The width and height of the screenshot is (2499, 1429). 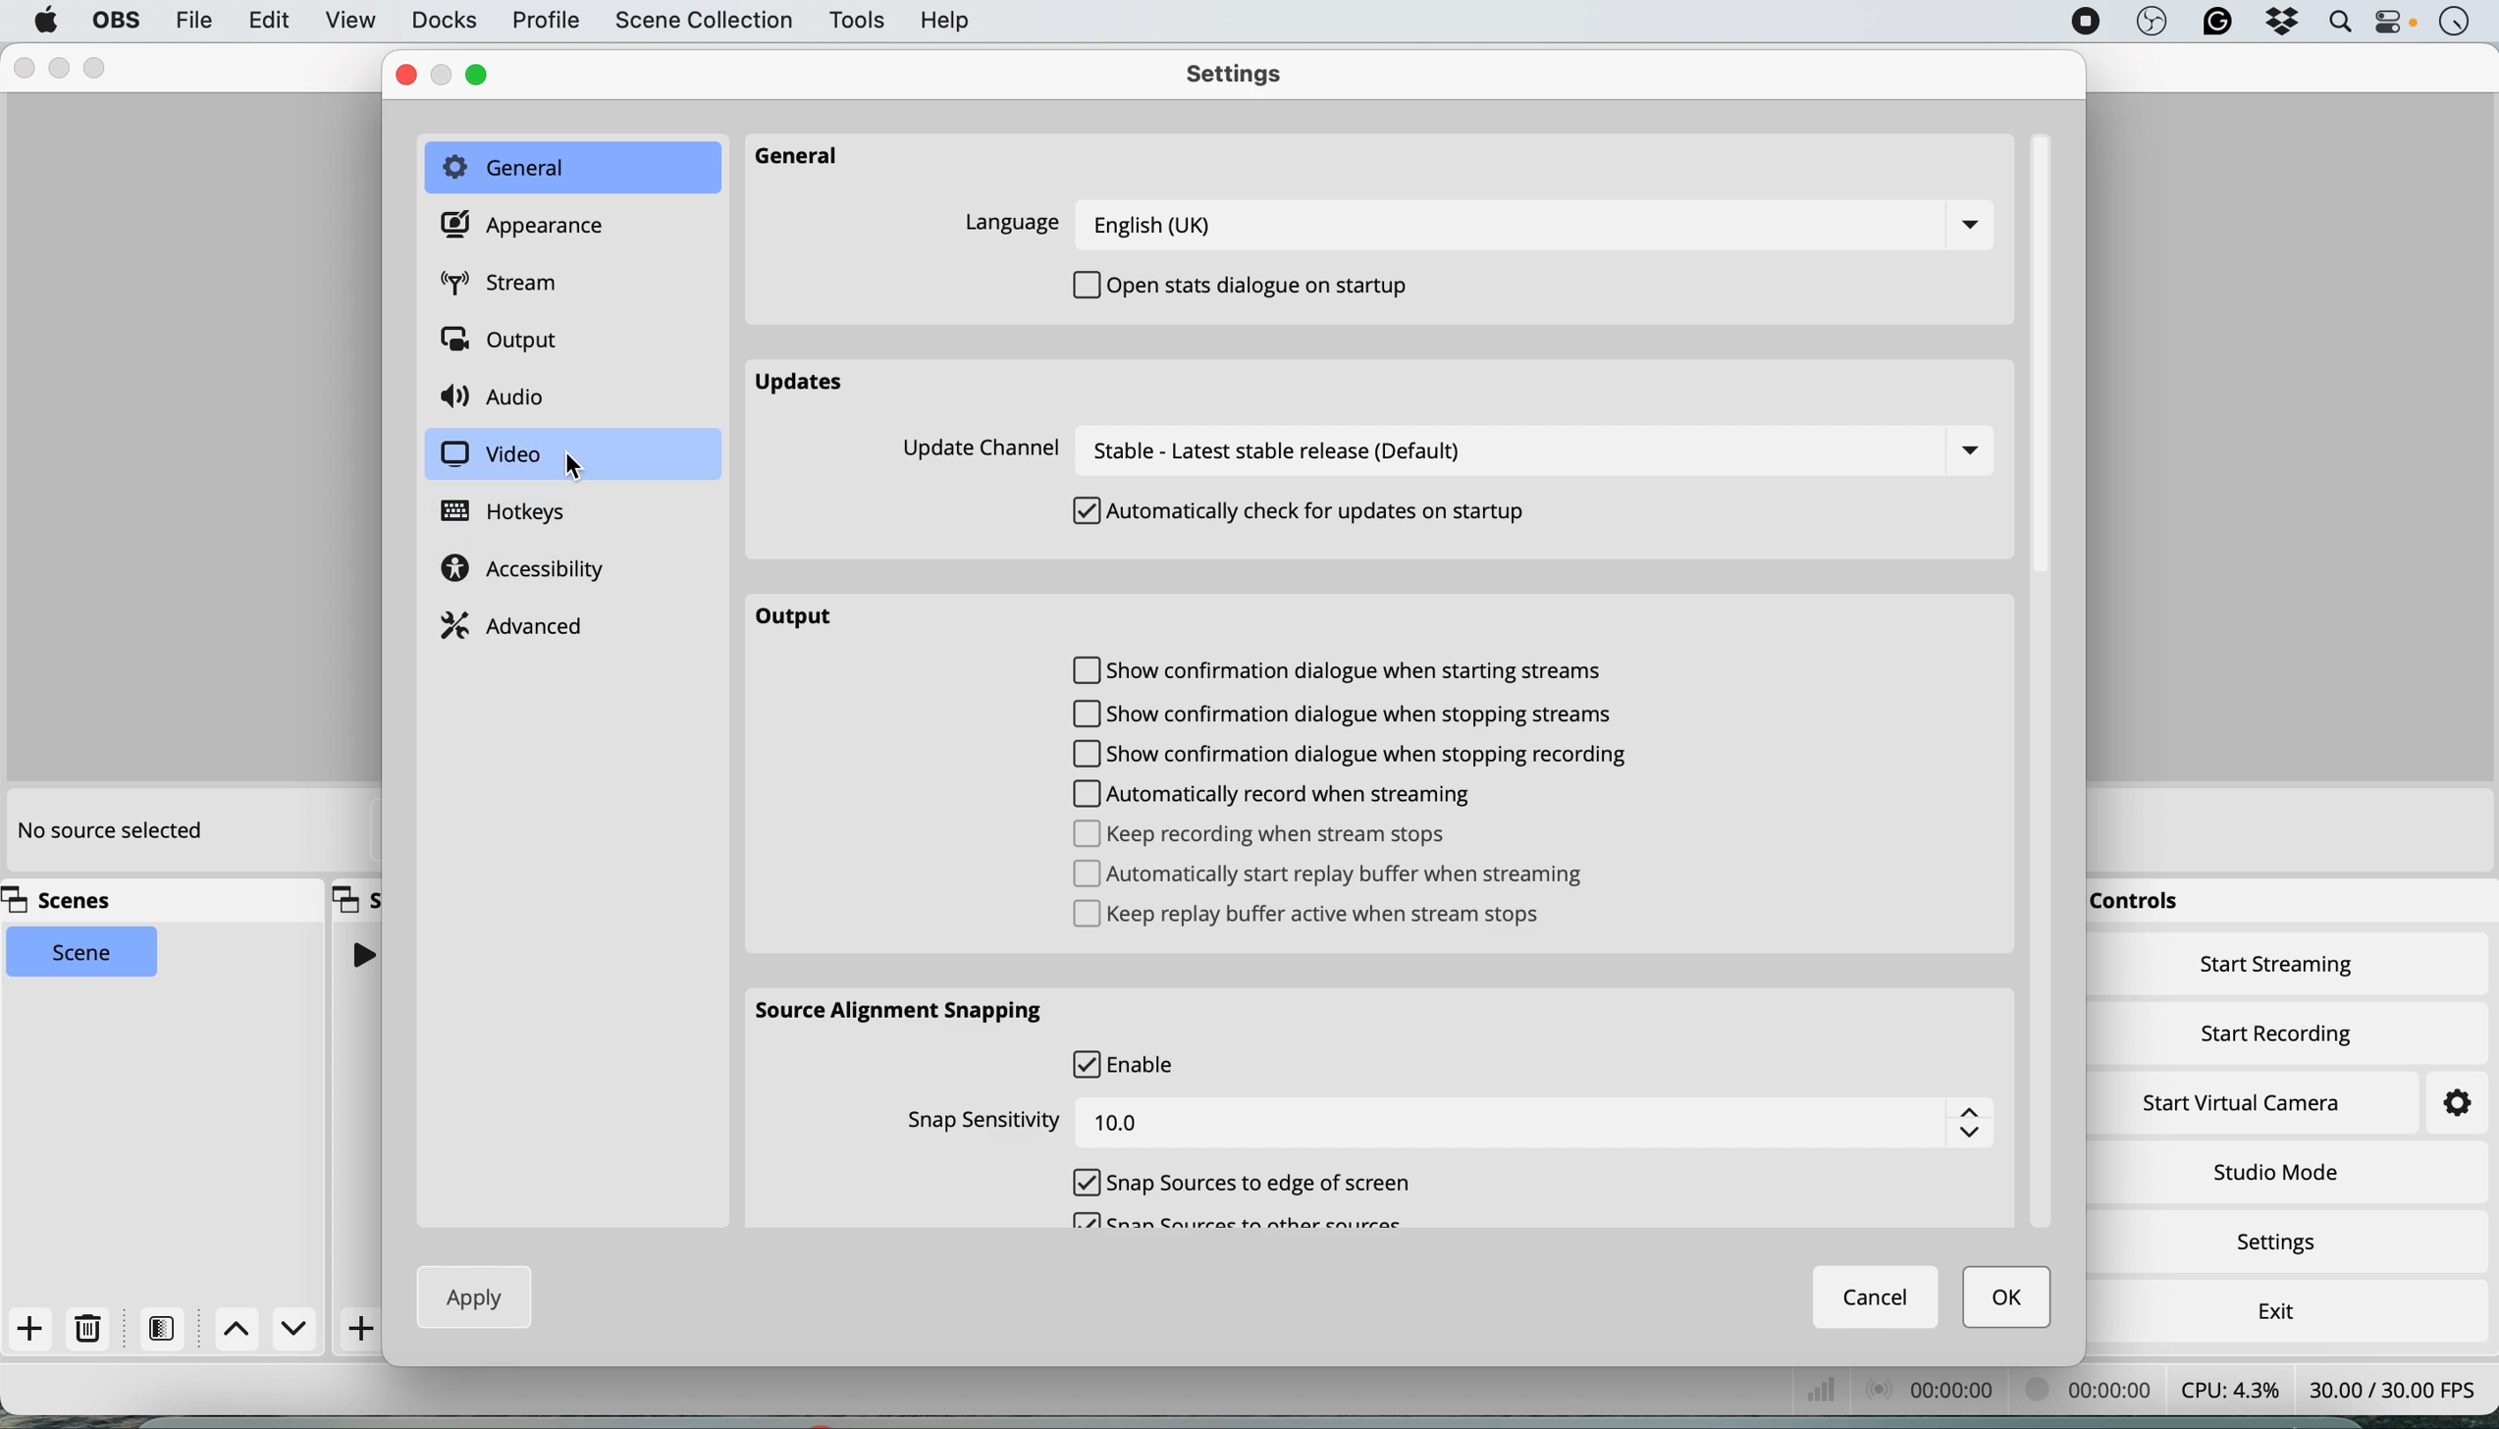 What do you see at coordinates (361, 954) in the screenshot?
I see `Play ` at bounding box center [361, 954].